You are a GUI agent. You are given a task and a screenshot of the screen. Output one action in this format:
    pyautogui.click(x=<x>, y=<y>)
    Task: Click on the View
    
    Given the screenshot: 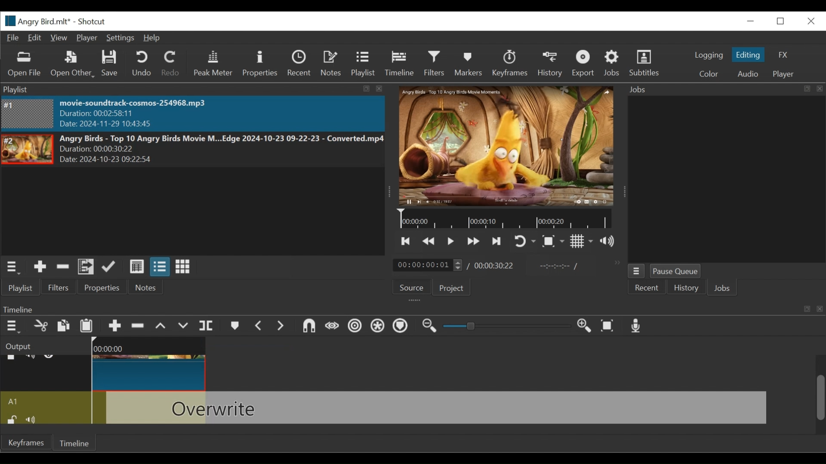 What is the action you would take?
    pyautogui.click(x=59, y=37)
    